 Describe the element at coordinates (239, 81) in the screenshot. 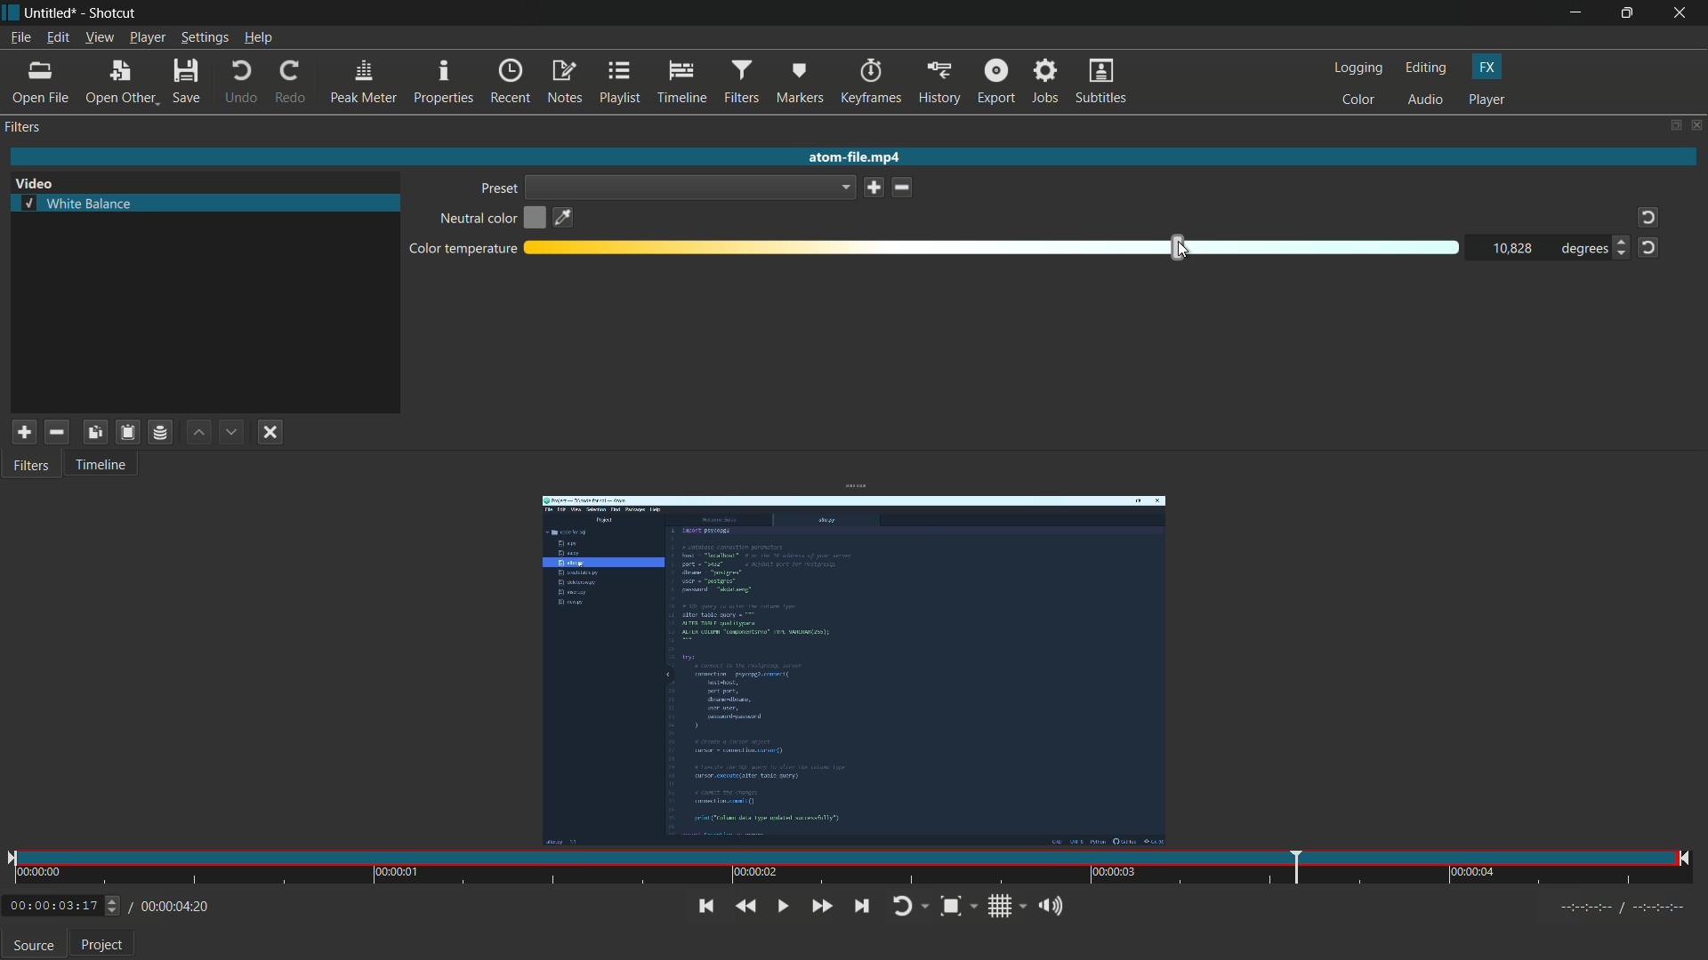

I see `undo` at that location.